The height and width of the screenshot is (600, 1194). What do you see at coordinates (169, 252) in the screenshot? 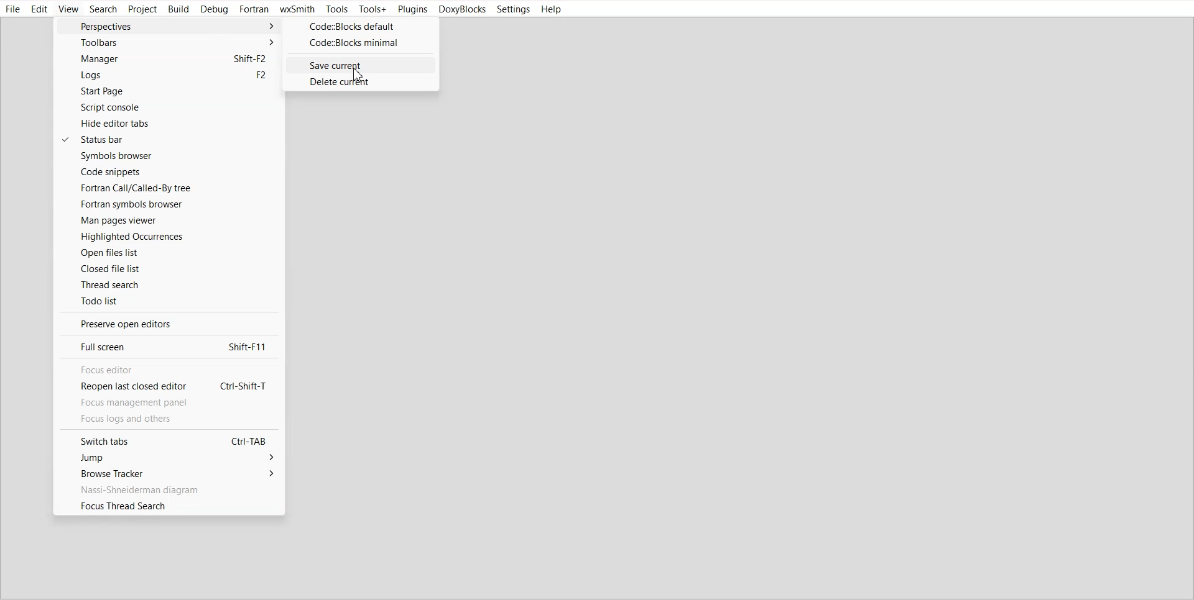
I see `Open files list` at bounding box center [169, 252].